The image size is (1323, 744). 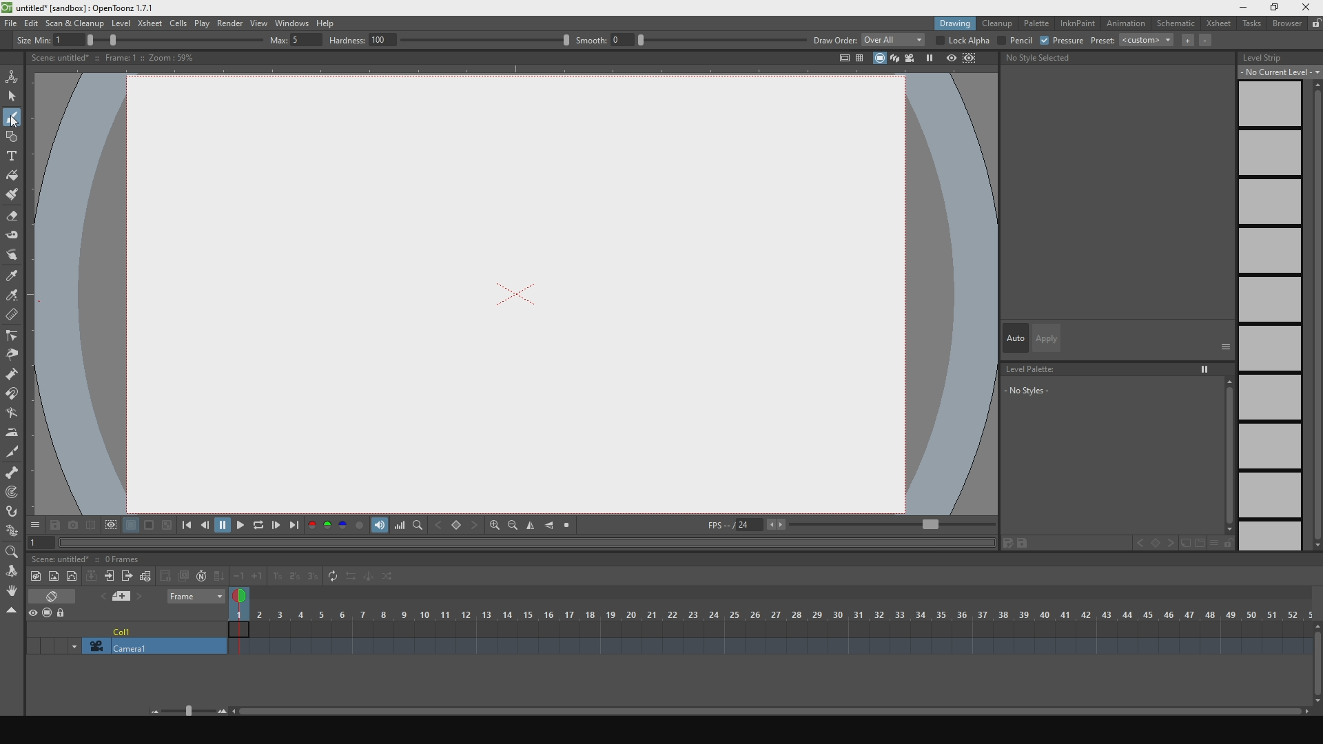 I want to click on move, so click(x=15, y=256).